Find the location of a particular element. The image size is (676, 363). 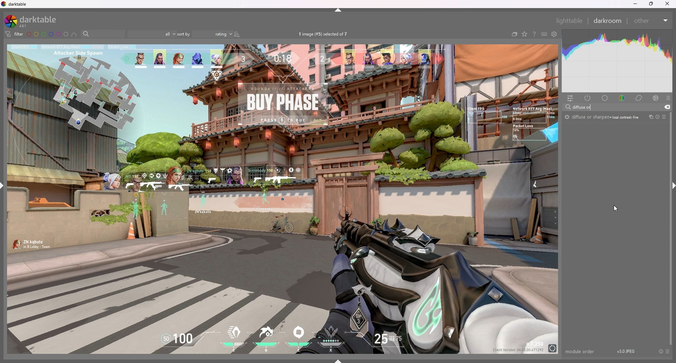

close is located at coordinates (667, 5).